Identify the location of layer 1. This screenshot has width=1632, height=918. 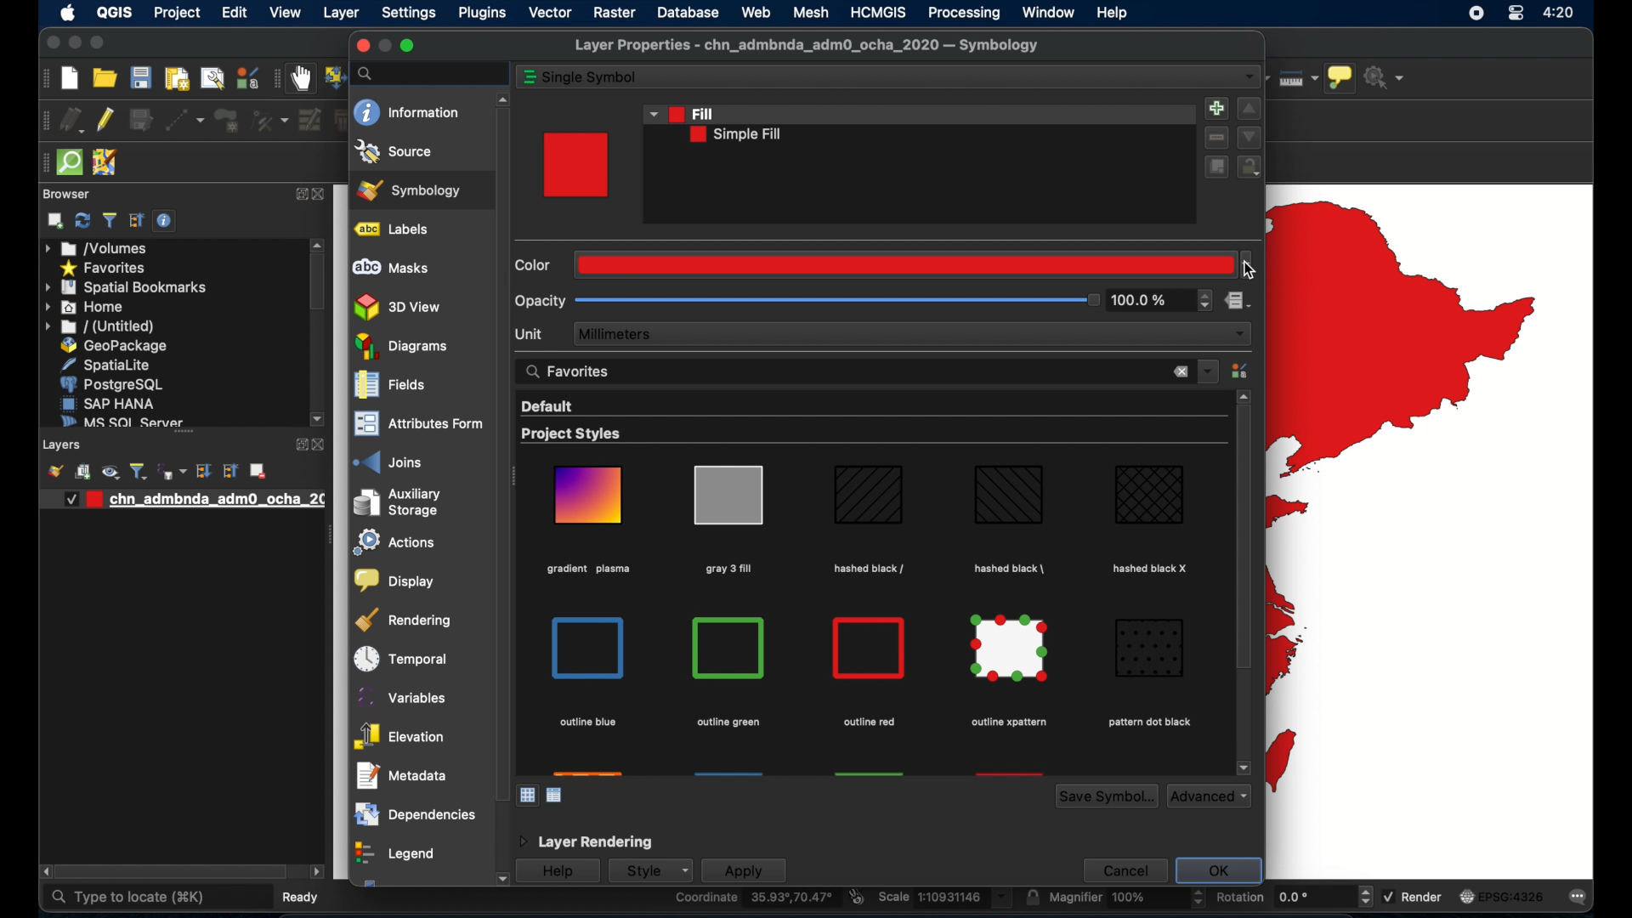
(190, 500).